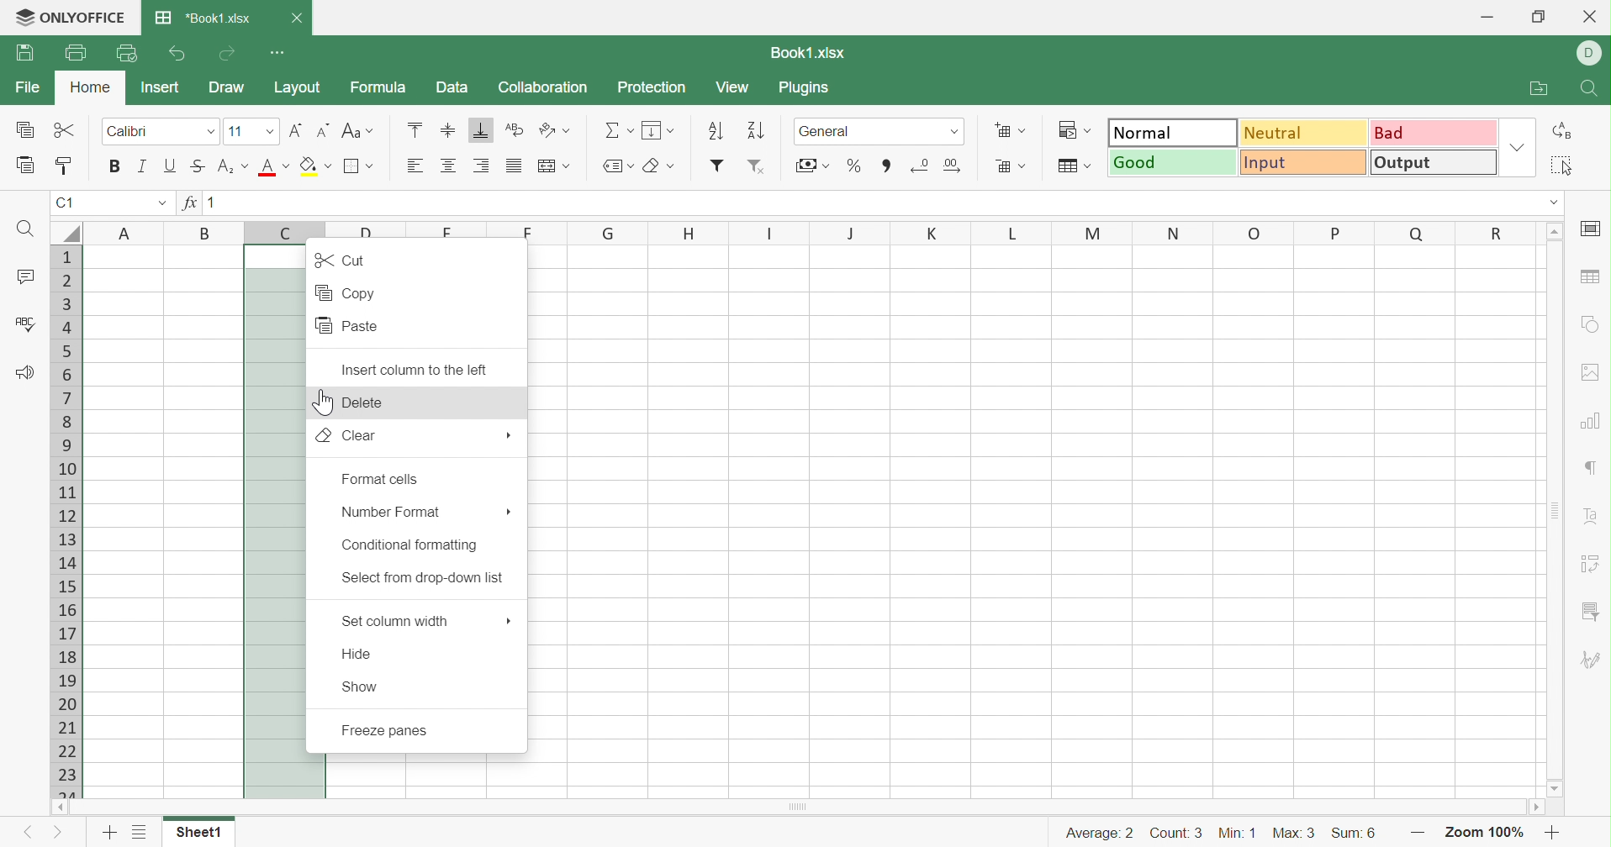 The height and width of the screenshot is (847, 1611). Describe the element at coordinates (547, 167) in the screenshot. I see `Merge and center` at that location.